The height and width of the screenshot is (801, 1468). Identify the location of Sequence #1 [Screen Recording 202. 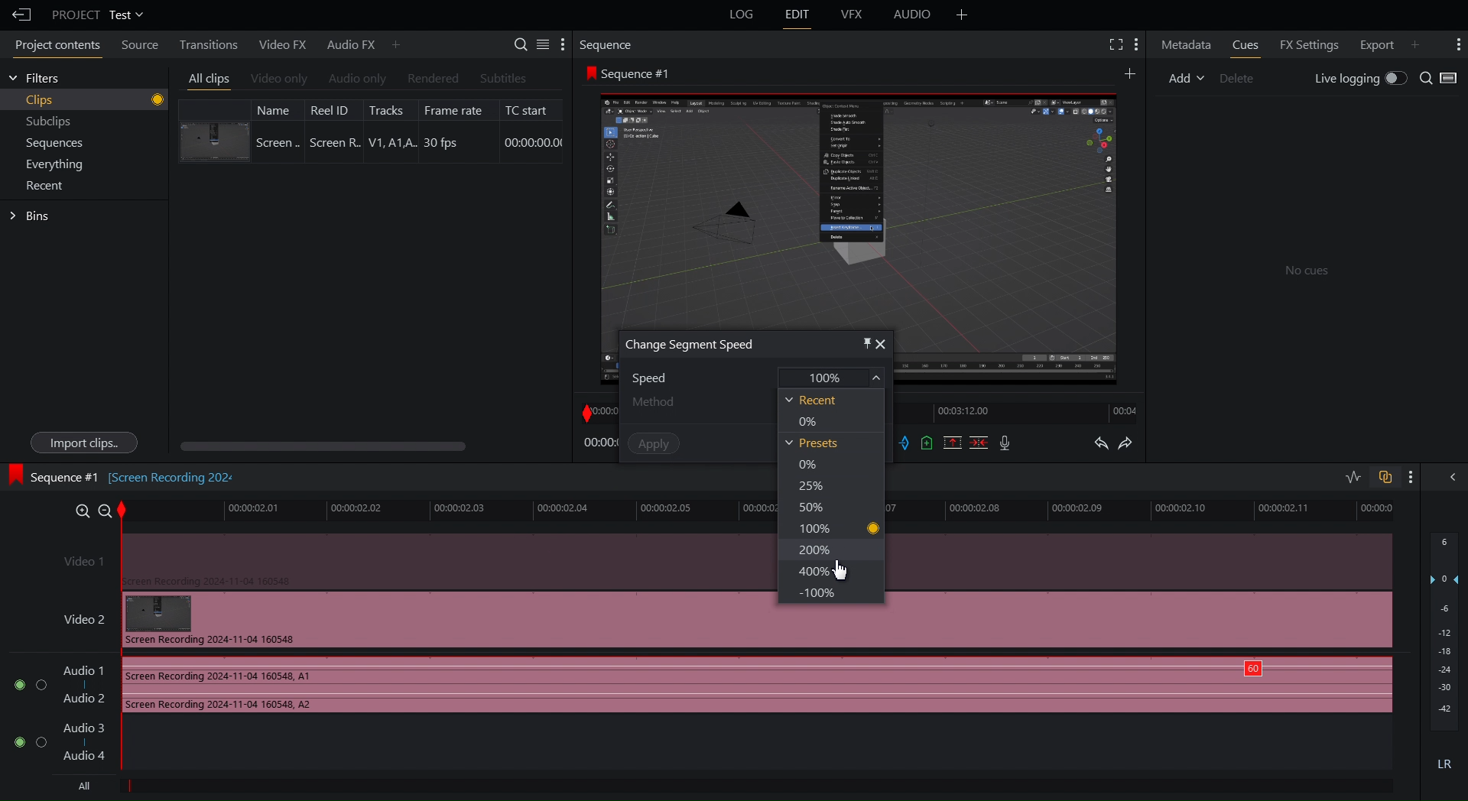
(124, 475).